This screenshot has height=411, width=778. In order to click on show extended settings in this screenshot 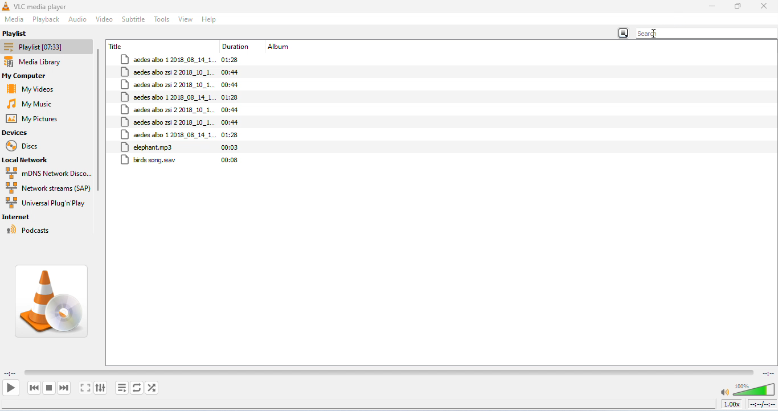, I will do `click(101, 388)`.